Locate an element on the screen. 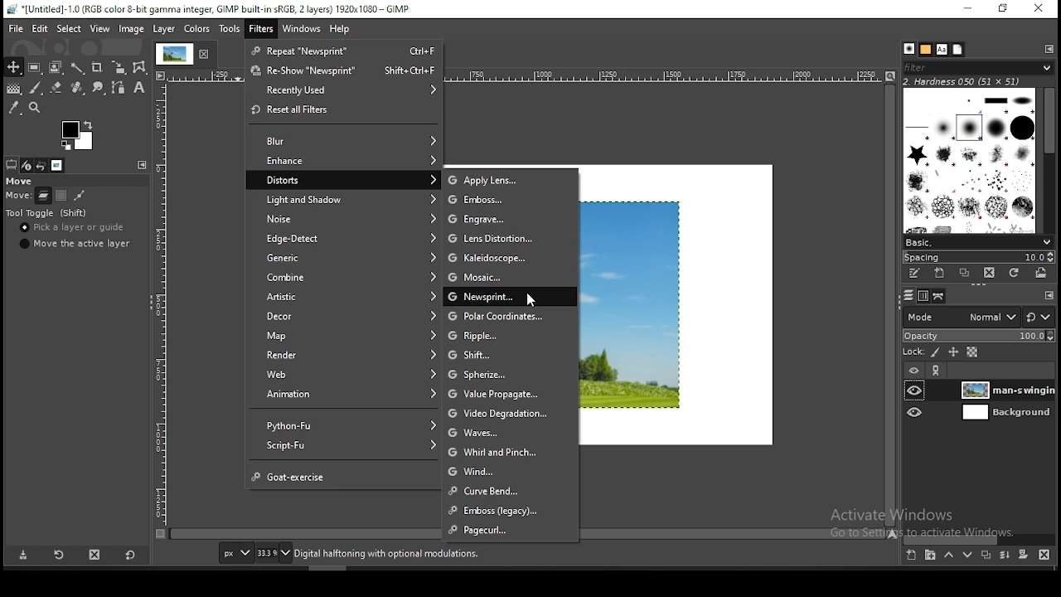  zoom tool is located at coordinates (34, 107).